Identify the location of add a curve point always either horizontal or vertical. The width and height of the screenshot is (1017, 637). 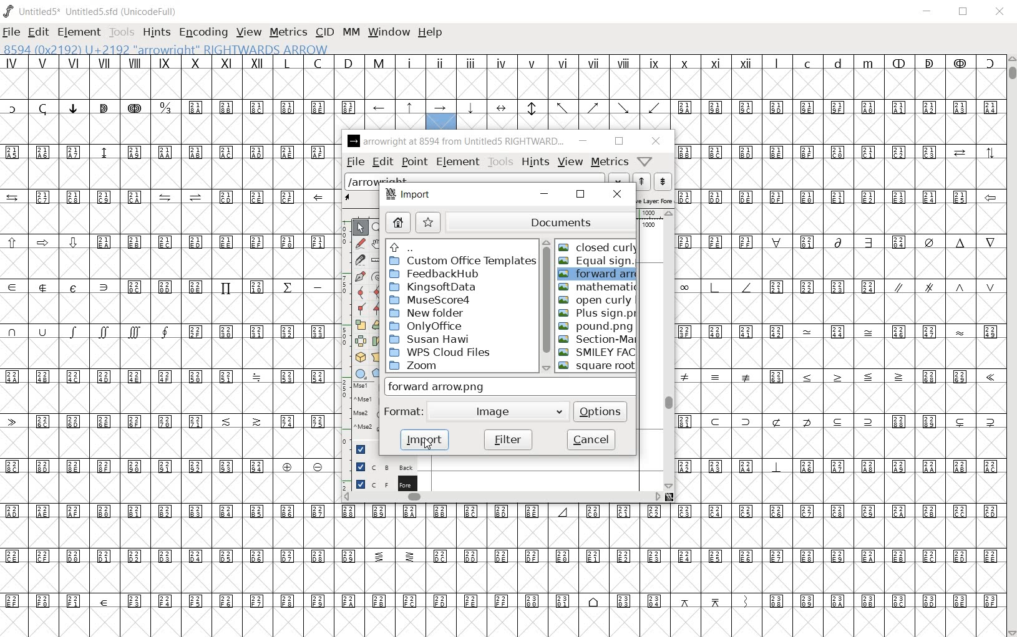
(378, 291).